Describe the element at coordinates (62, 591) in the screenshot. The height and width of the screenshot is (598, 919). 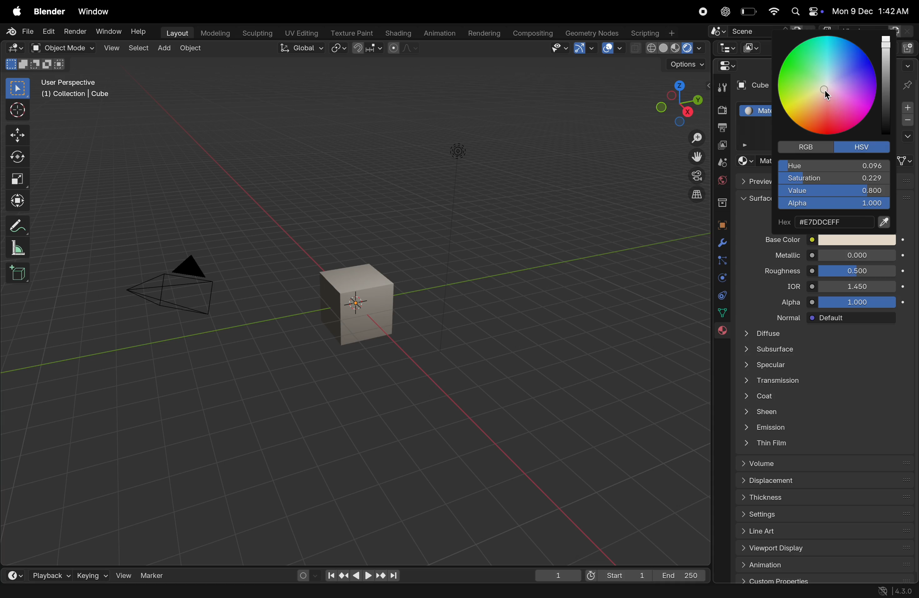
I see `modifier` at that location.